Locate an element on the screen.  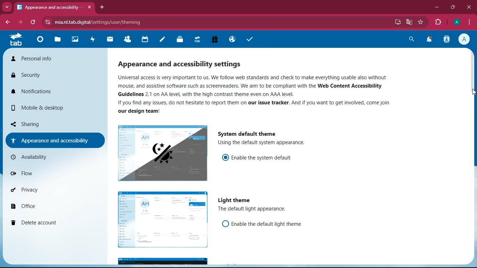
notifications is located at coordinates (50, 91).